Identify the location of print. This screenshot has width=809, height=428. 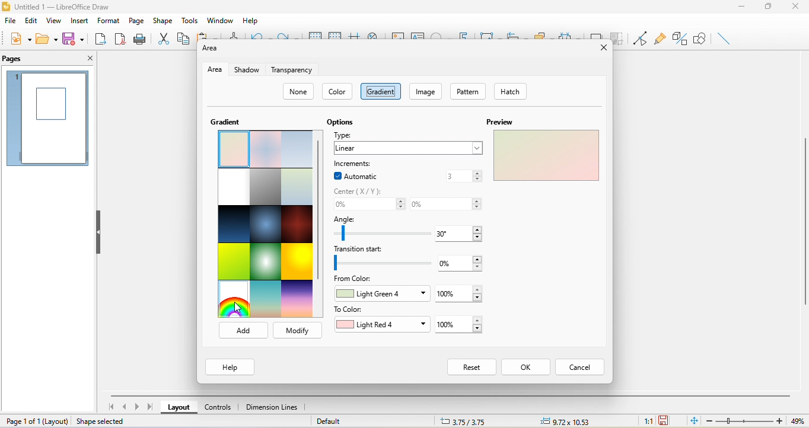
(140, 40).